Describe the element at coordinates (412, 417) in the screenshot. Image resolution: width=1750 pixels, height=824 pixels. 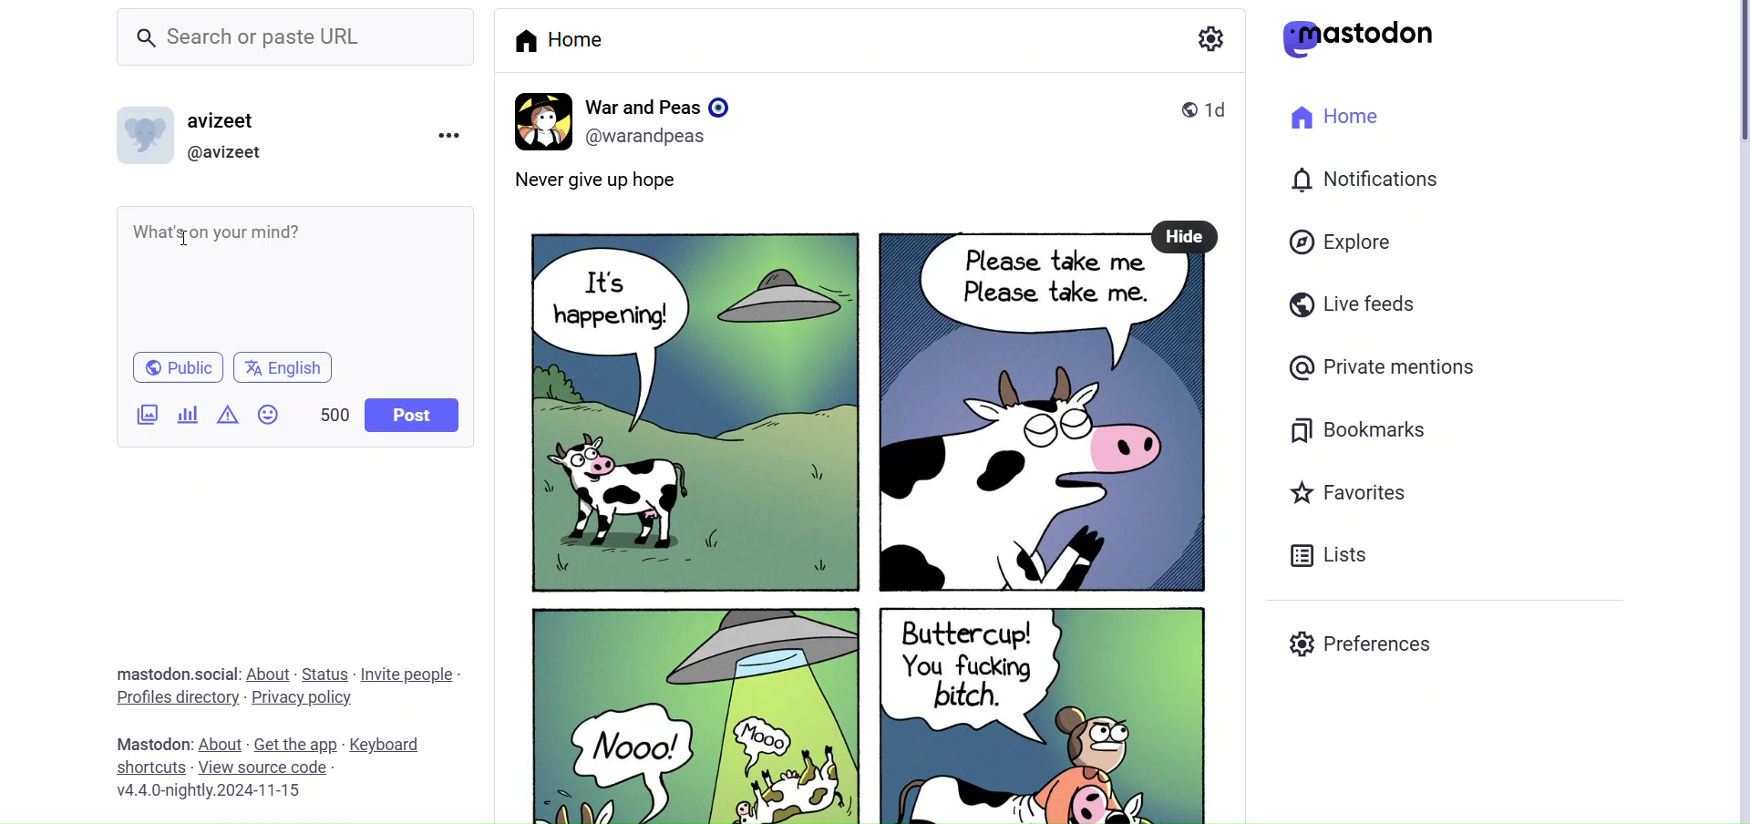
I see `Post` at that location.